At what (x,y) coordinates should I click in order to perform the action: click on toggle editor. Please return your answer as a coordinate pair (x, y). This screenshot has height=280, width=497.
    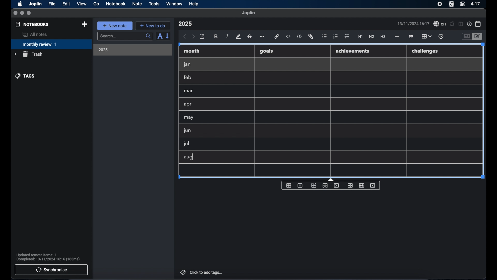
    Looking at the image, I should click on (478, 37).